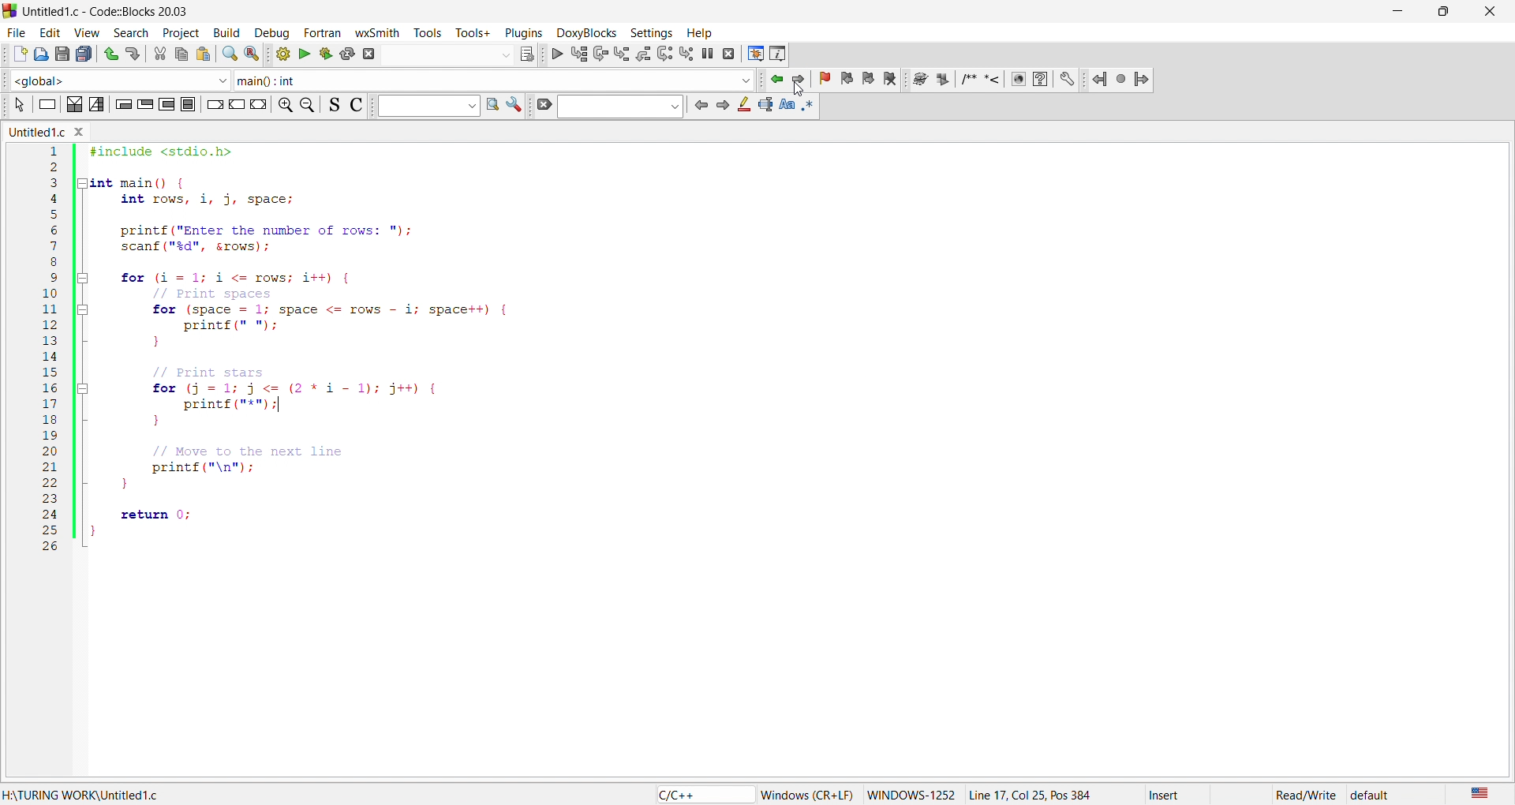  I want to click on search, so click(226, 56).